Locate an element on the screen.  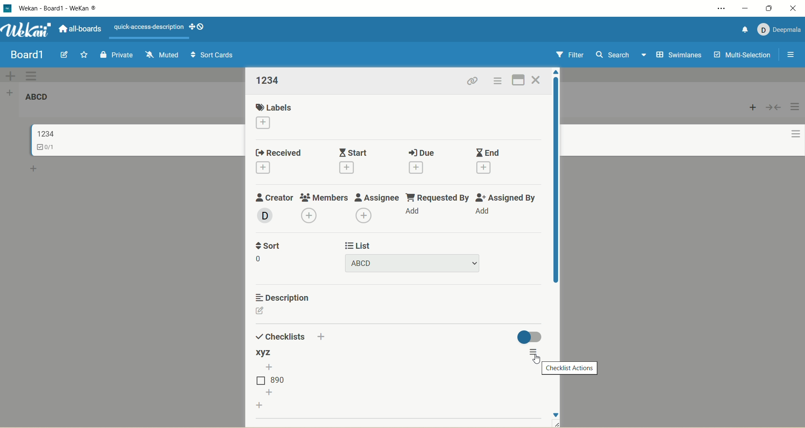
title is located at coordinates (37, 97).